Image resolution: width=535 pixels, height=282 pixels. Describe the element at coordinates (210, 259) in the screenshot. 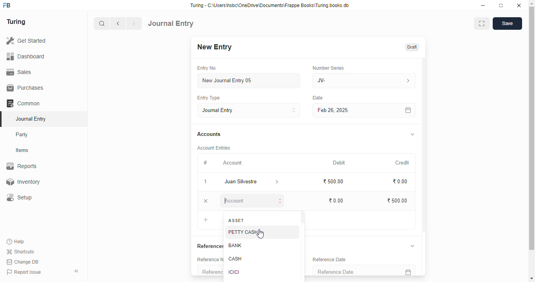

I see `reference number` at that location.